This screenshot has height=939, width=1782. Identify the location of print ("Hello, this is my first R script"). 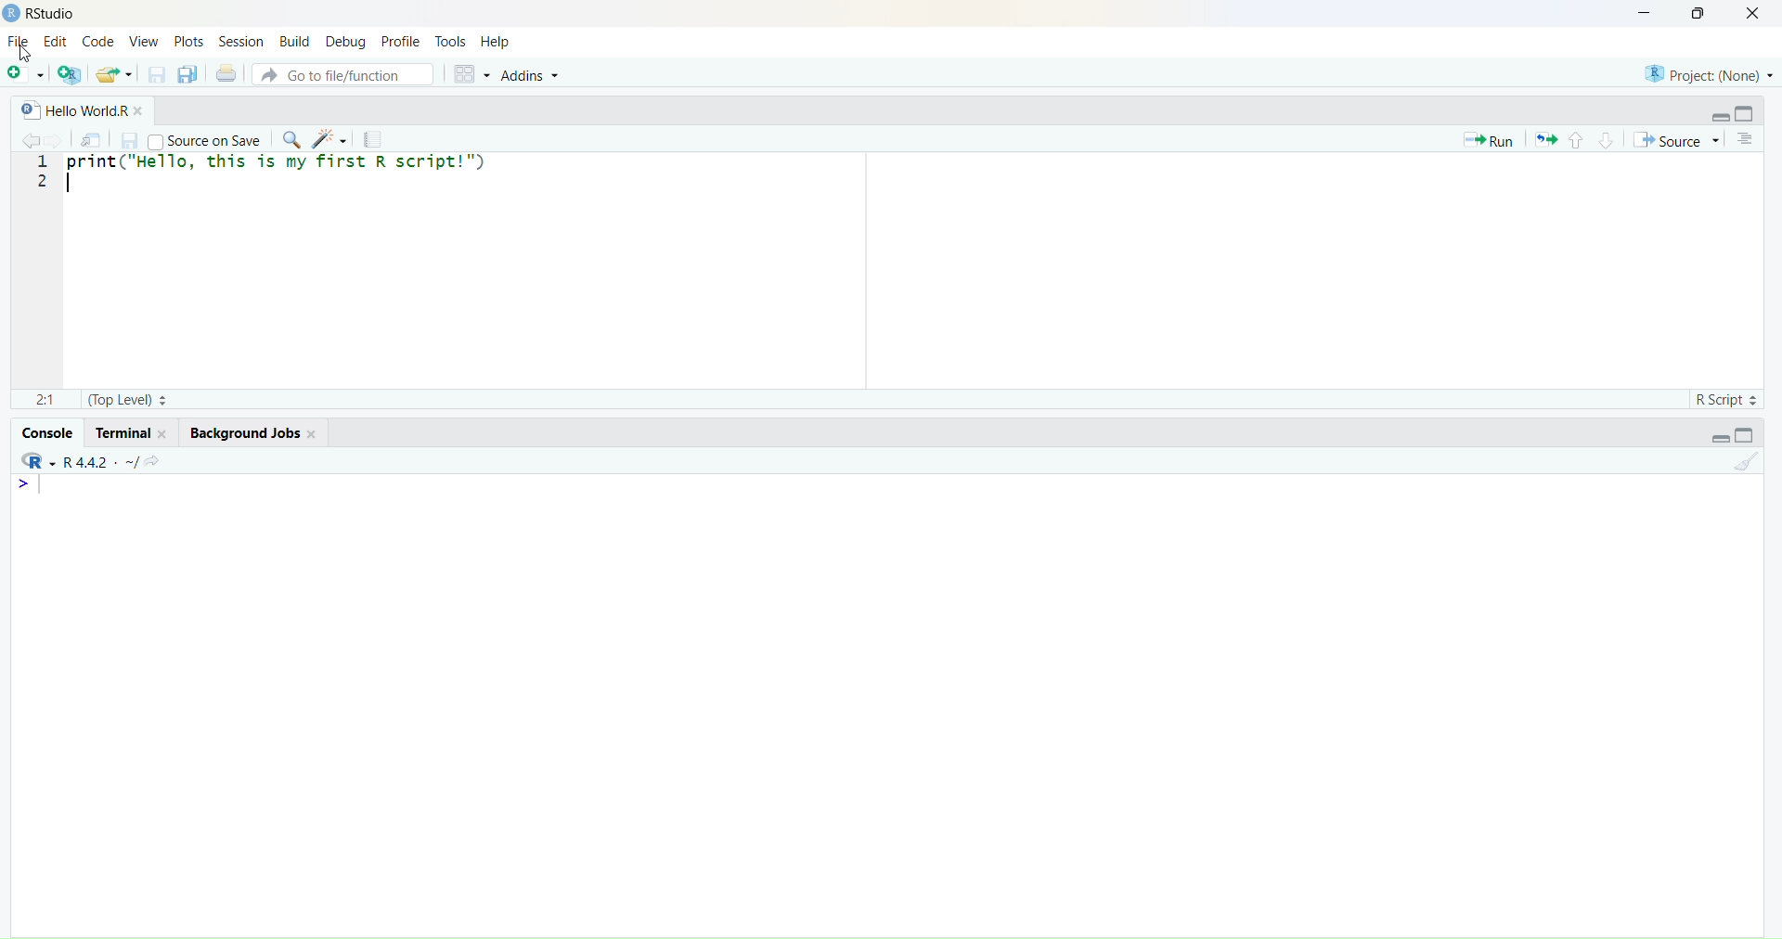
(278, 166).